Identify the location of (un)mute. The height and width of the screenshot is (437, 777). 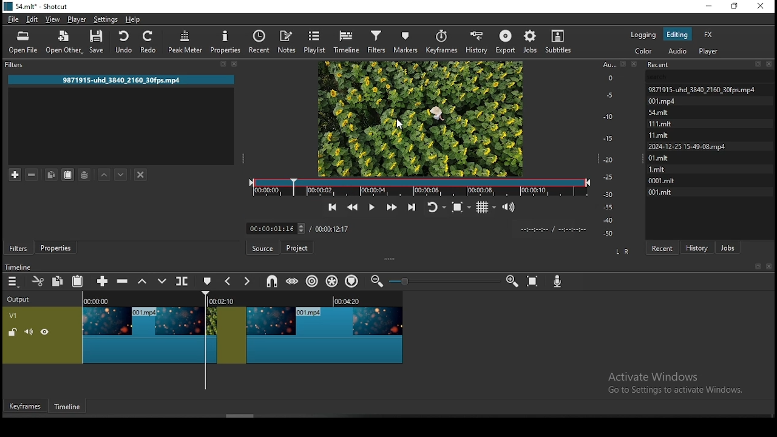
(29, 331).